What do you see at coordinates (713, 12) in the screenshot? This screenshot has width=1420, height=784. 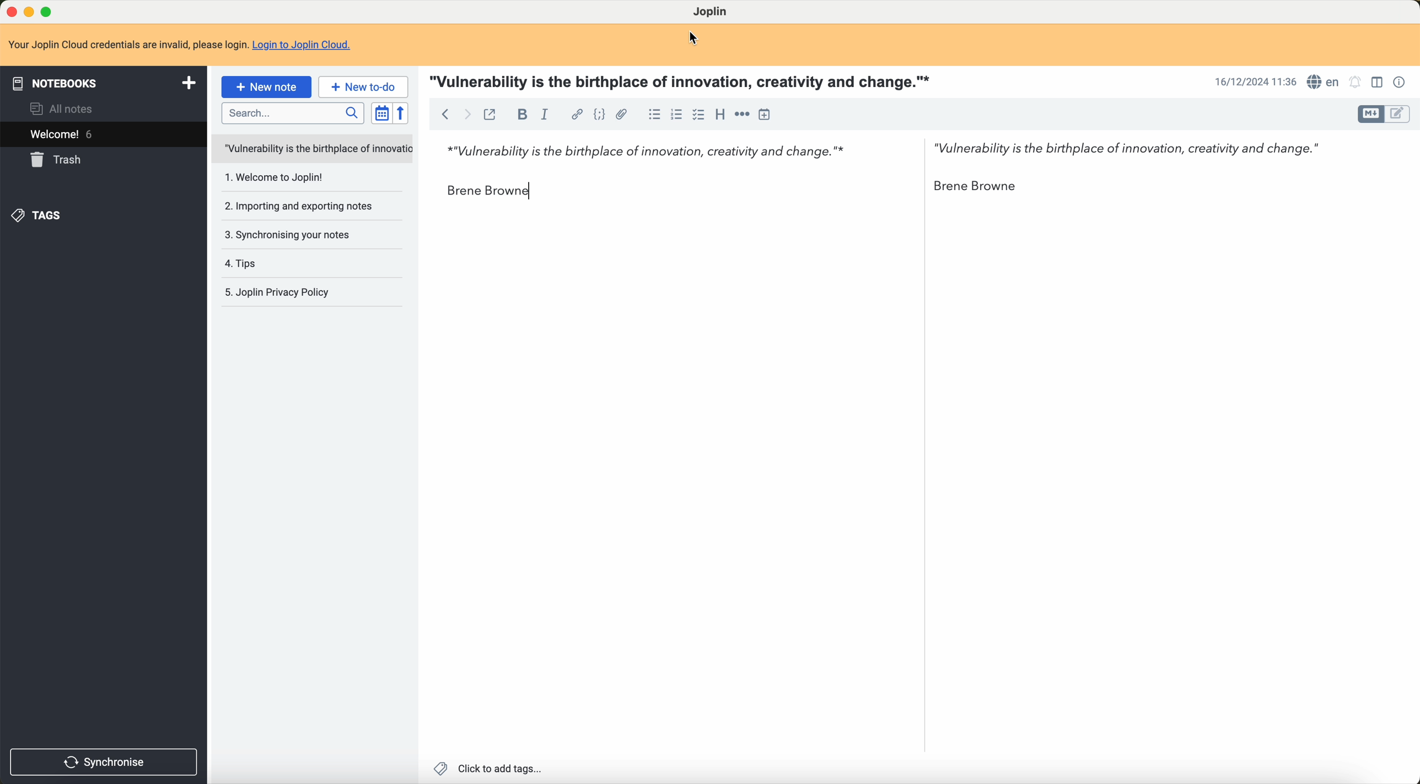 I see `Joplin` at bounding box center [713, 12].